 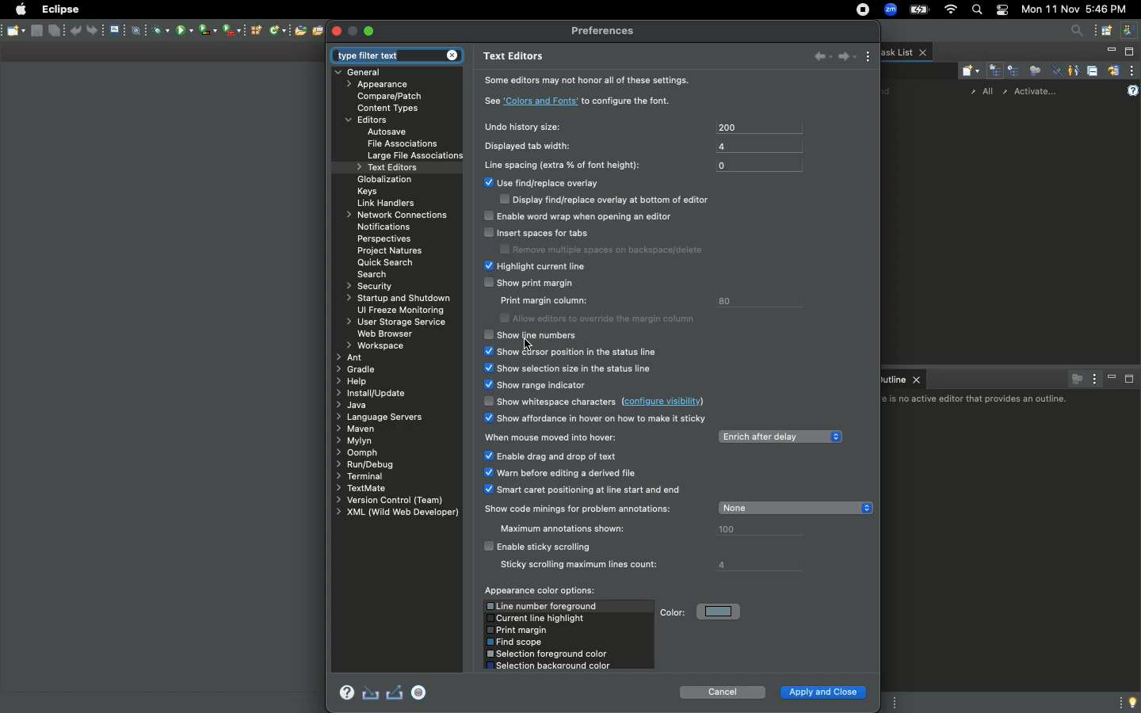 What do you see at coordinates (779, 435) in the screenshot?
I see `Enrich after delay` at bounding box center [779, 435].